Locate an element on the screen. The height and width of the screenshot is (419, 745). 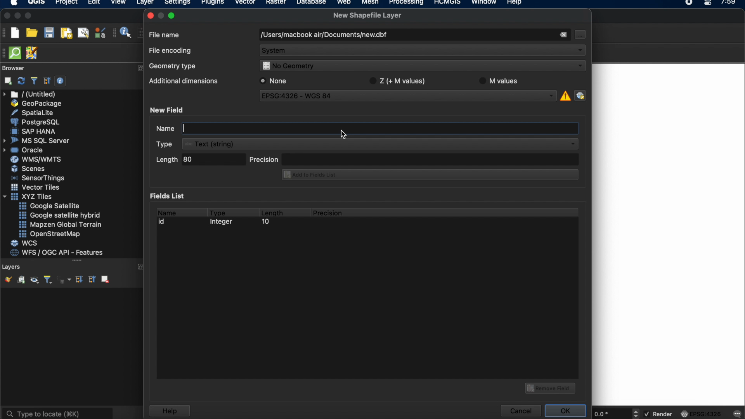
project toolbar is located at coordinates (5, 33).